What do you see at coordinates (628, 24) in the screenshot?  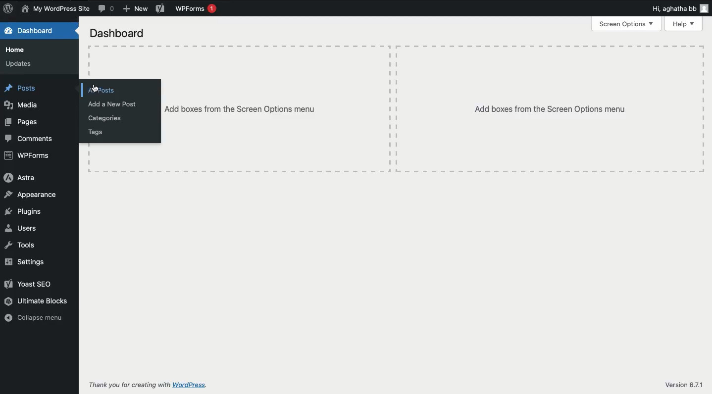 I see `Screen options` at bounding box center [628, 24].